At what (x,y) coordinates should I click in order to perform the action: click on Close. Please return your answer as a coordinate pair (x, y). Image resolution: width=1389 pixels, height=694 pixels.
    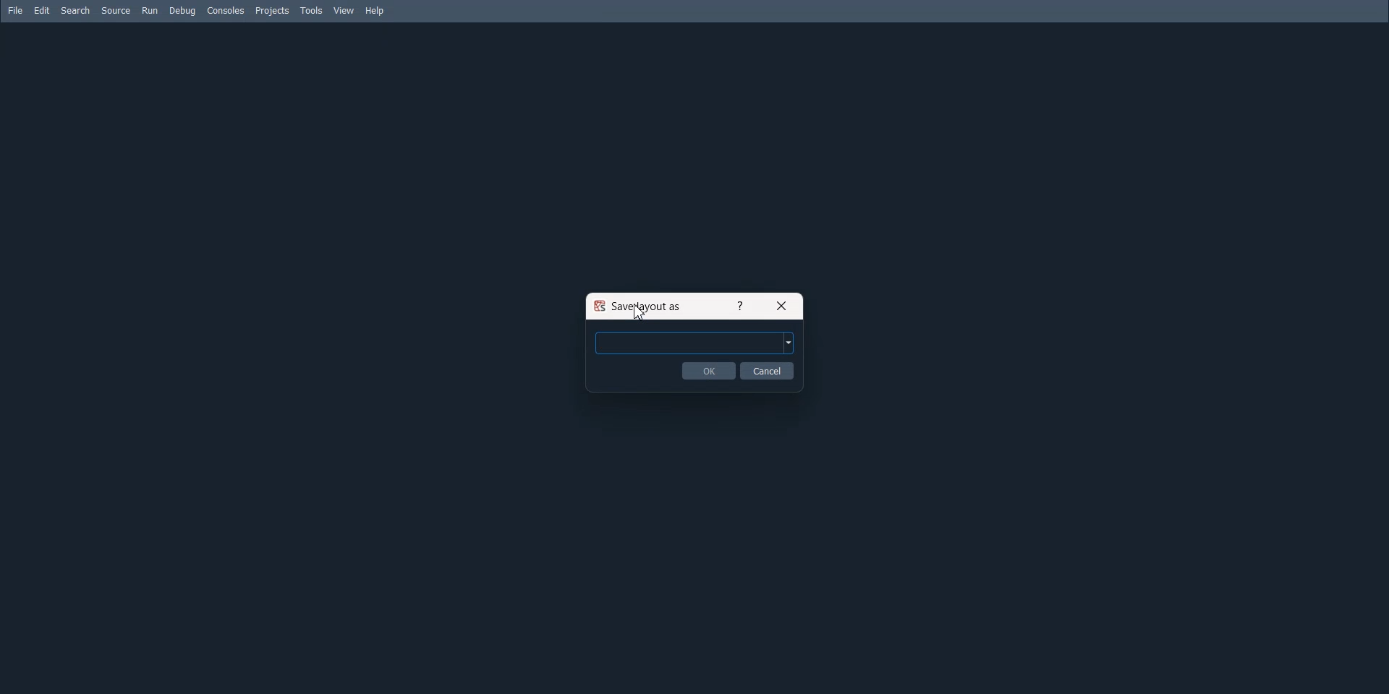
    Looking at the image, I should click on (782, 305).